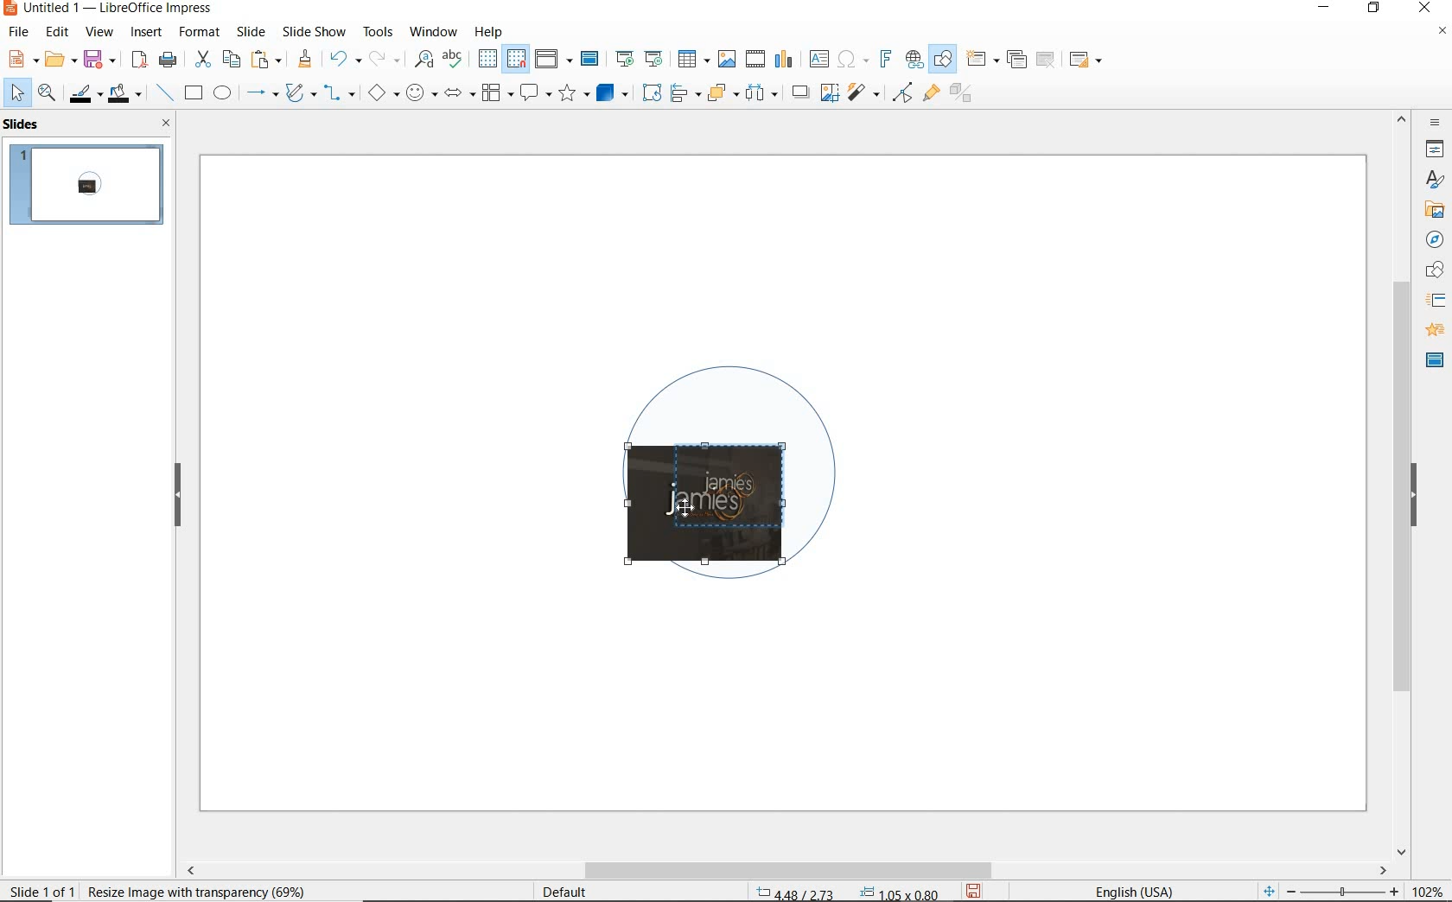 The image size is (1452, 902). Describe the element at coordinates (21, 58) in the screenshot. I see `new` at that location.